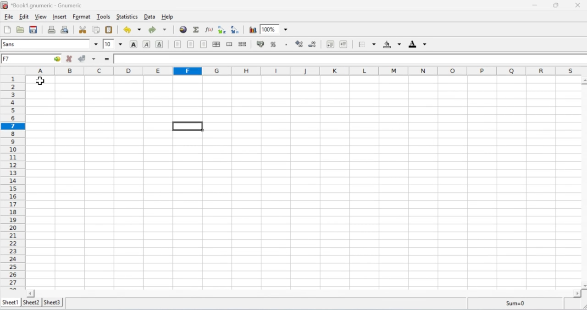 The height and width of the screenshot is (310, 587). I want to click on Format the selection as percentage, so click(278, 44).